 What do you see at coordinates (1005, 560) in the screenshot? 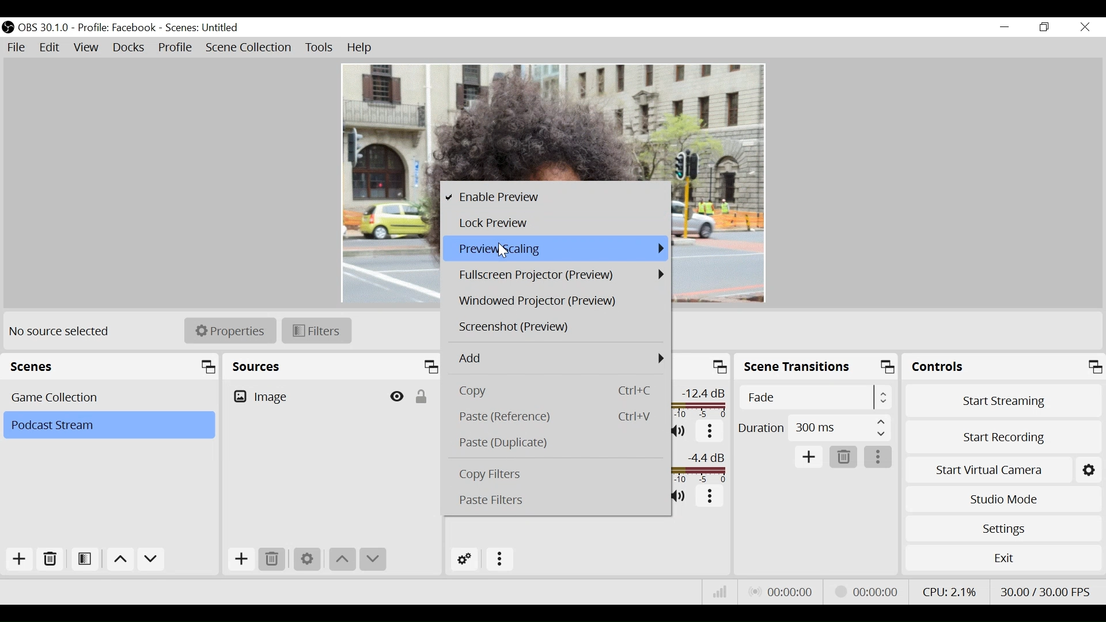
I see `Exit` at bounding box center [1005, 560].